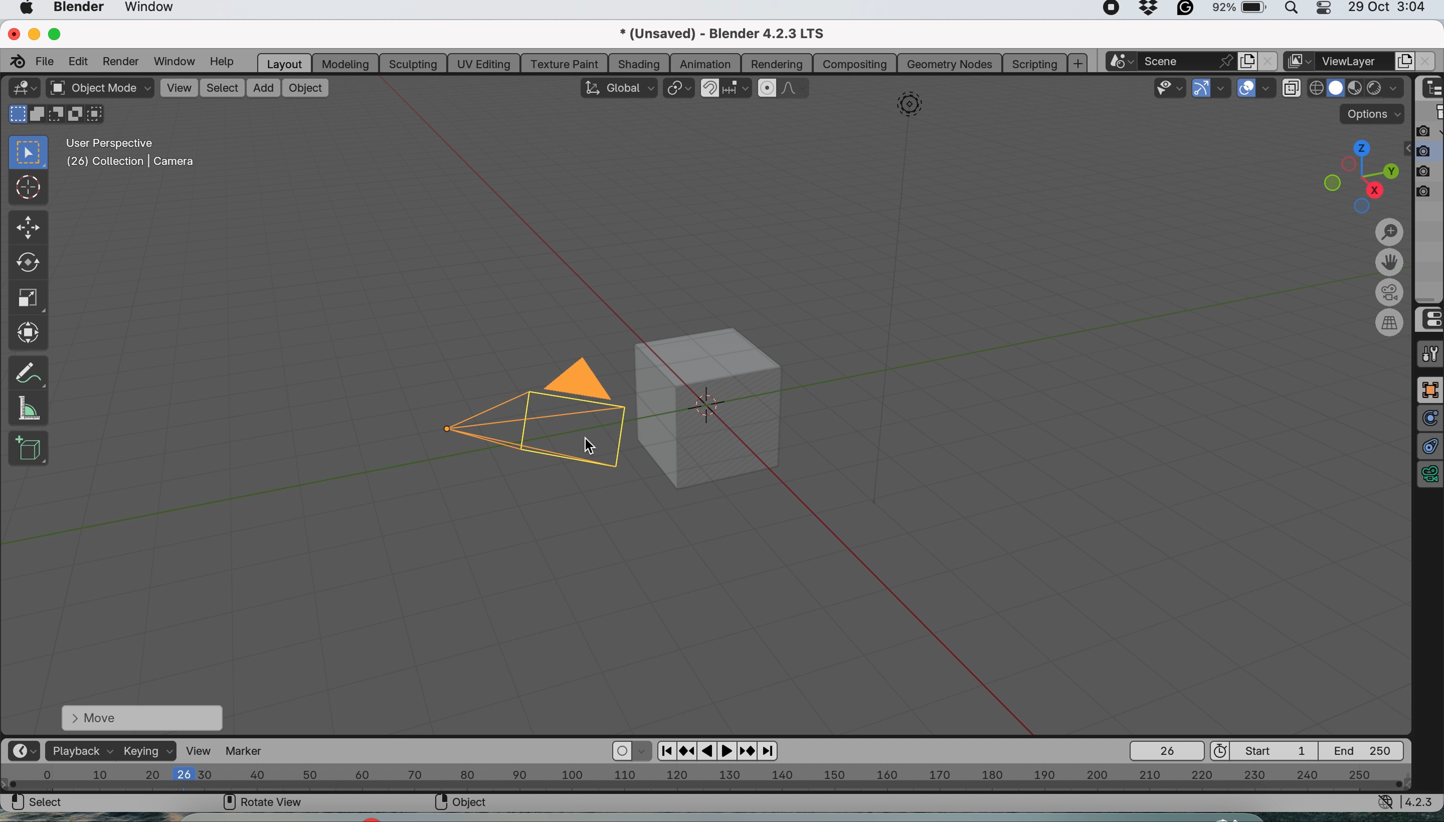 The image size is (1444, 822). Describe the element at coordinates (80, 750) in the screenshot. I see `playback` at that location.